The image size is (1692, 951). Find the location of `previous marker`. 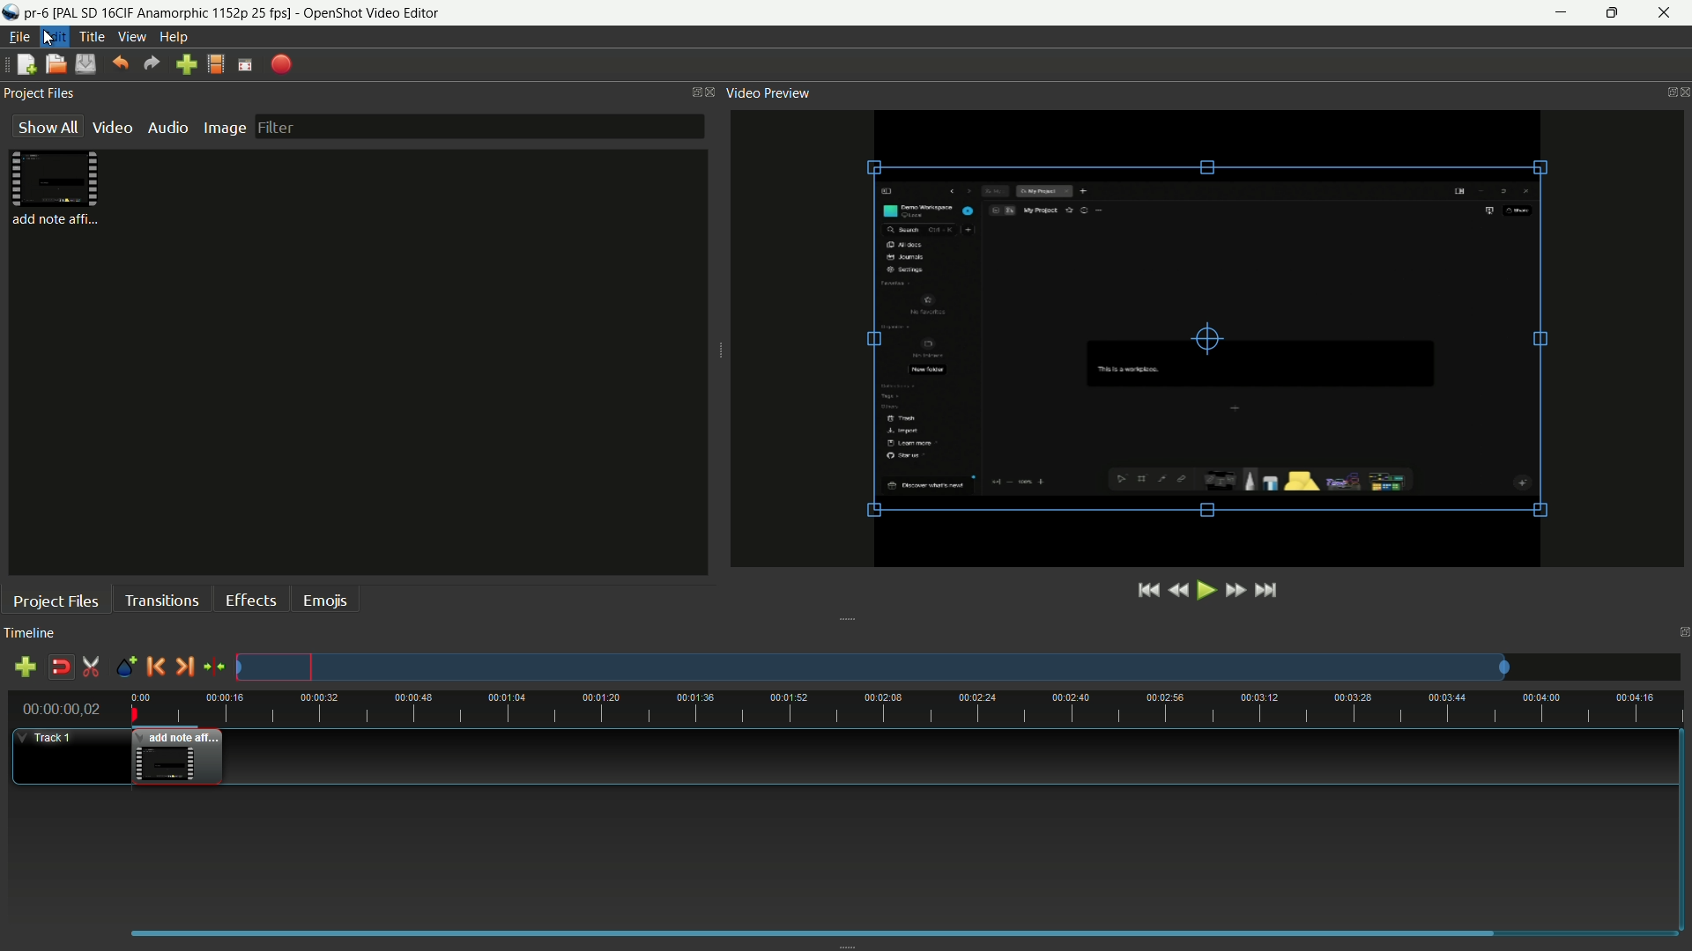

previous marker is located at coordinates (155, 667).